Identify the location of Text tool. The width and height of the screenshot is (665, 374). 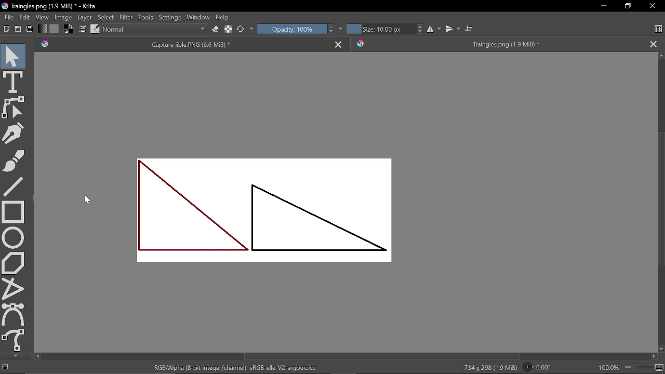
(14, 82).